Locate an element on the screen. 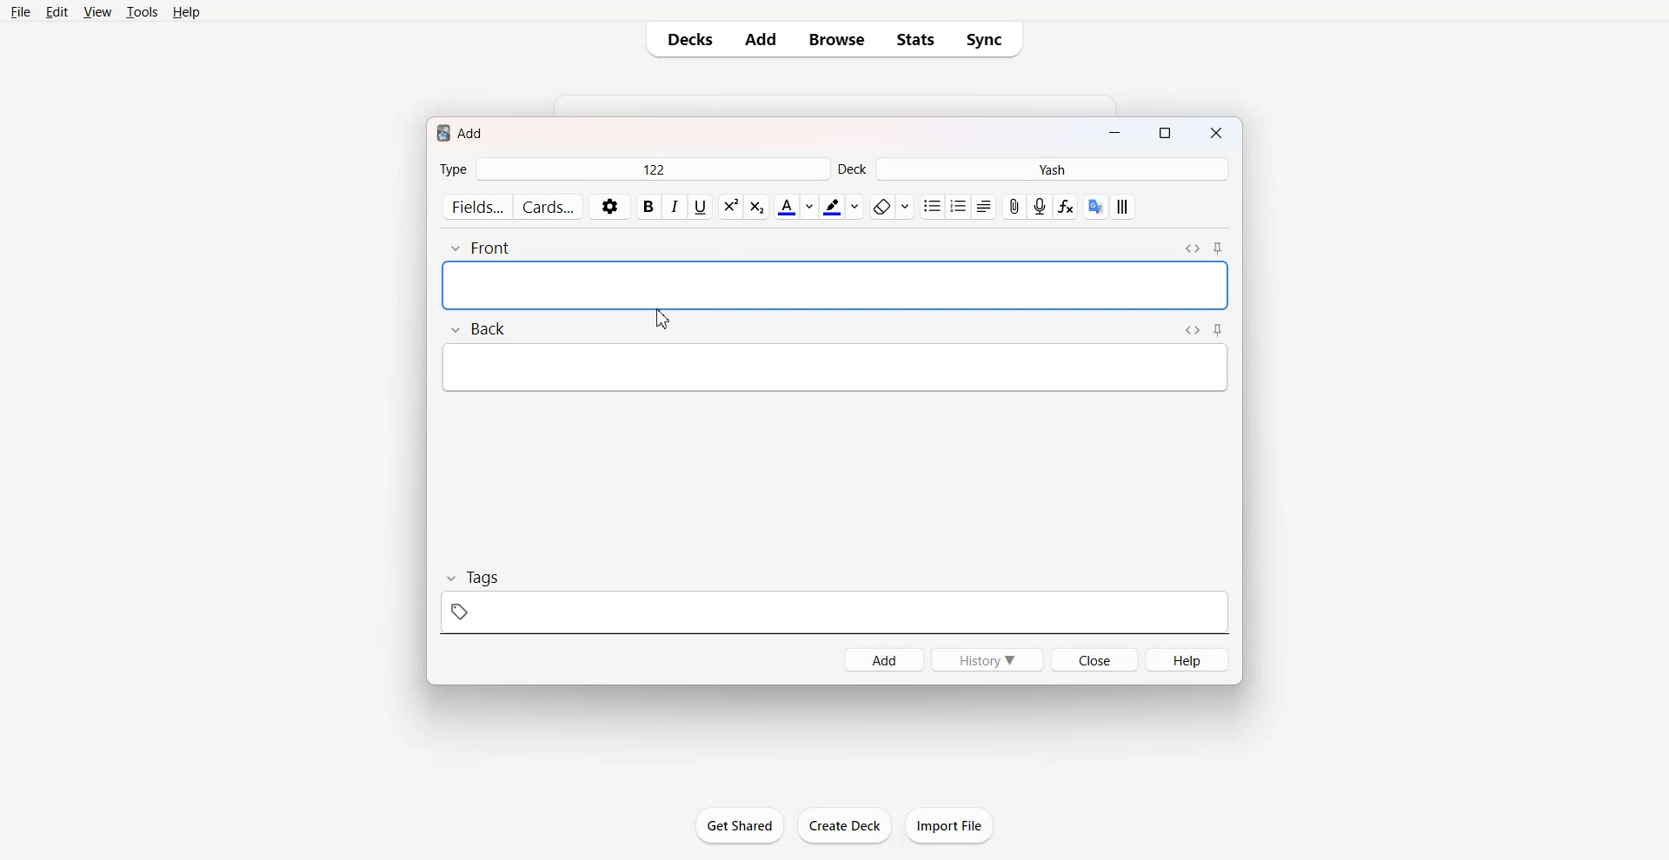 This screenshot has height=860, width=1669. Superscript is located at coordinates (756, 207).